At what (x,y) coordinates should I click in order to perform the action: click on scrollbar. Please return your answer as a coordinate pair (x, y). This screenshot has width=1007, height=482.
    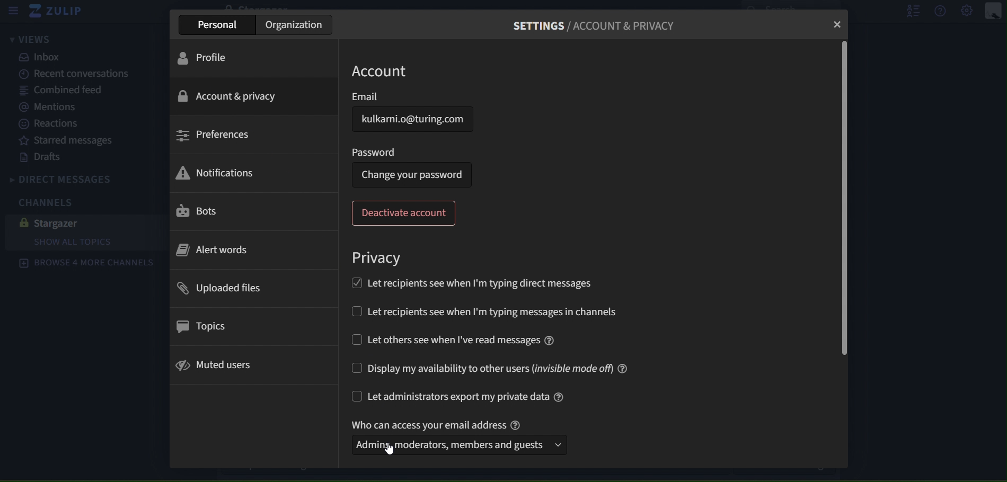
    Looking at the image, I should click on (842, 200).